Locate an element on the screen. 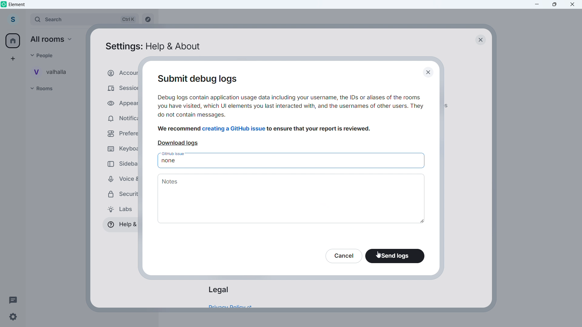 The width and height of the screenshot is (582, 327). Element is located at coordinates (17, 5).